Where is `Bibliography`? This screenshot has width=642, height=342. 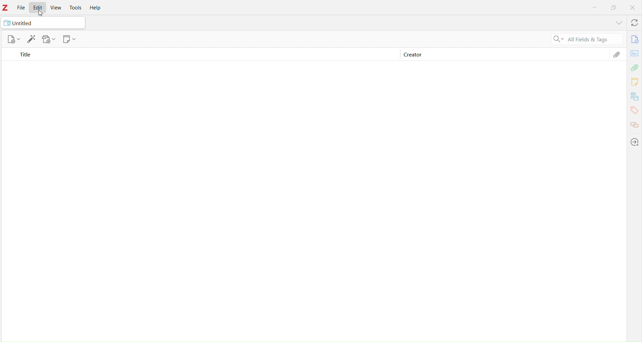
Bibliography is located at coordinates (634, 97).